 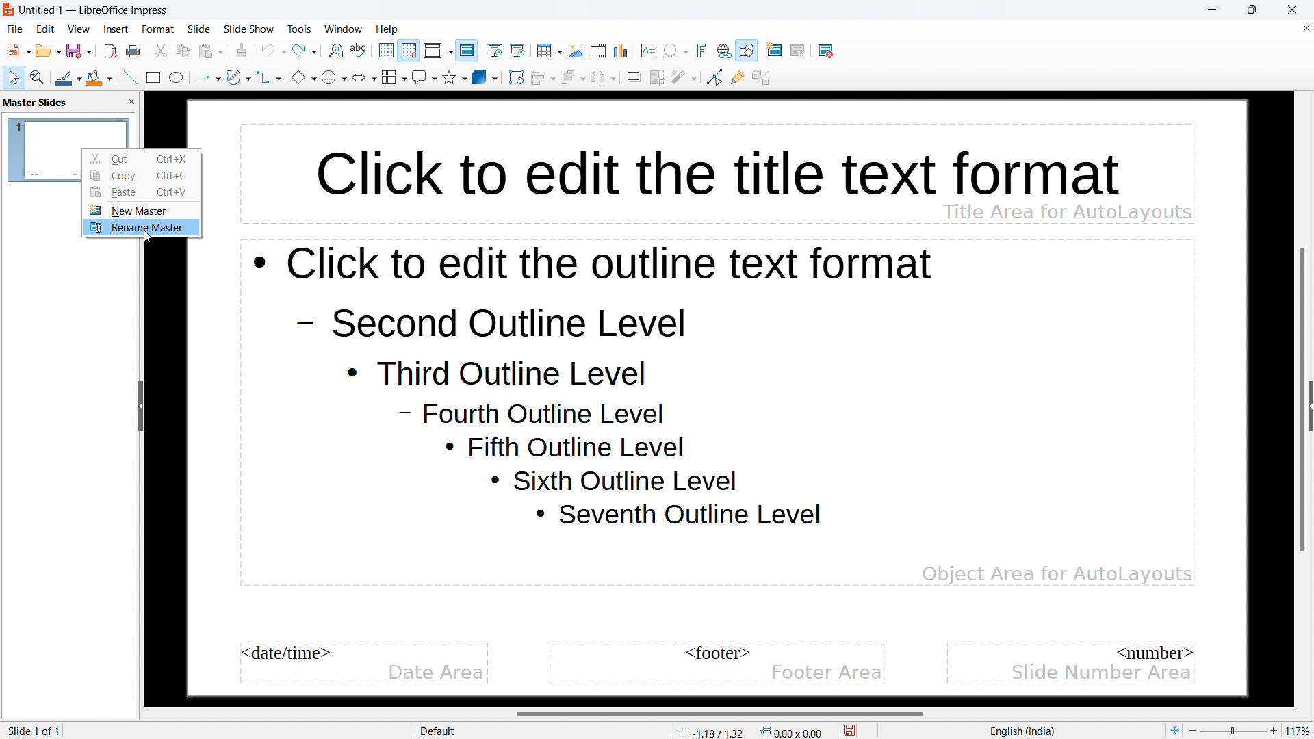 I want to click on select, so click(x=15, y=78).